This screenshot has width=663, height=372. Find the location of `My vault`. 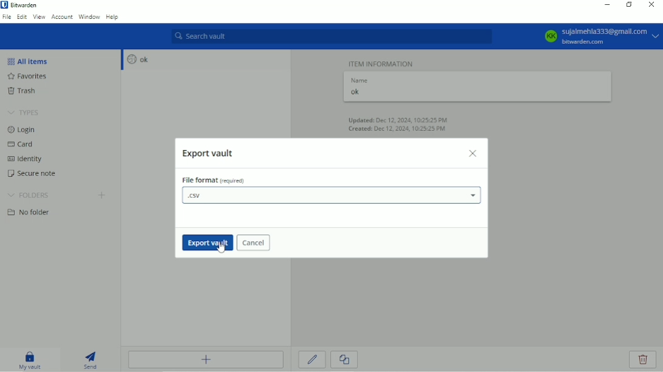

My vault is located at coordinates (30, 359).